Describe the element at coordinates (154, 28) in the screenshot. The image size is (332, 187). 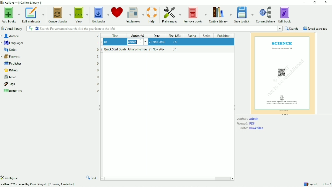
I see `Search` at that location.